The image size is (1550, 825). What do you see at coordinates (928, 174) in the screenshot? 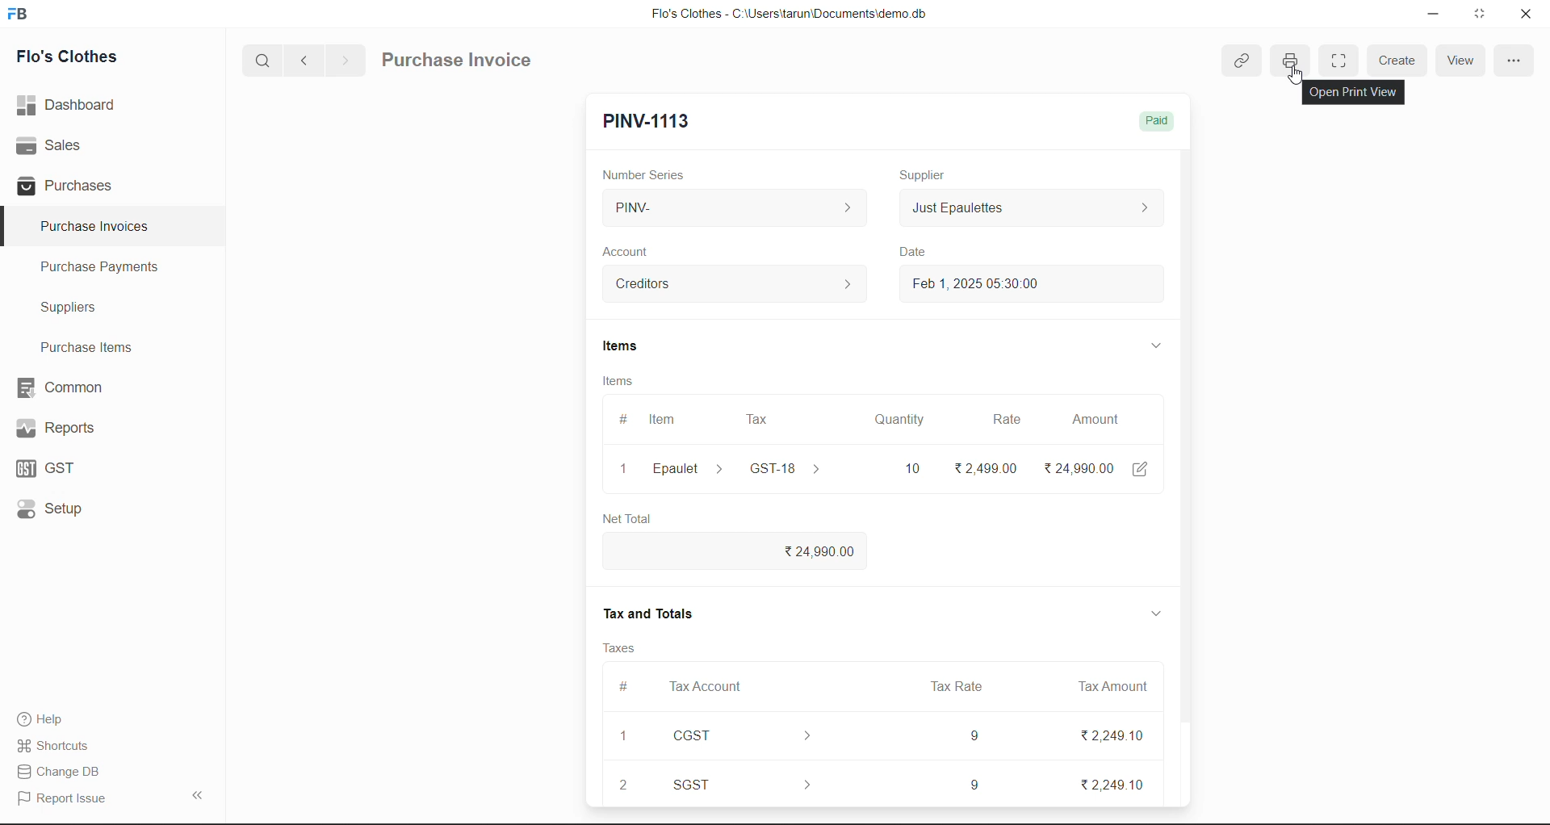
I see `Supplier` at bounding box center [928, 174].